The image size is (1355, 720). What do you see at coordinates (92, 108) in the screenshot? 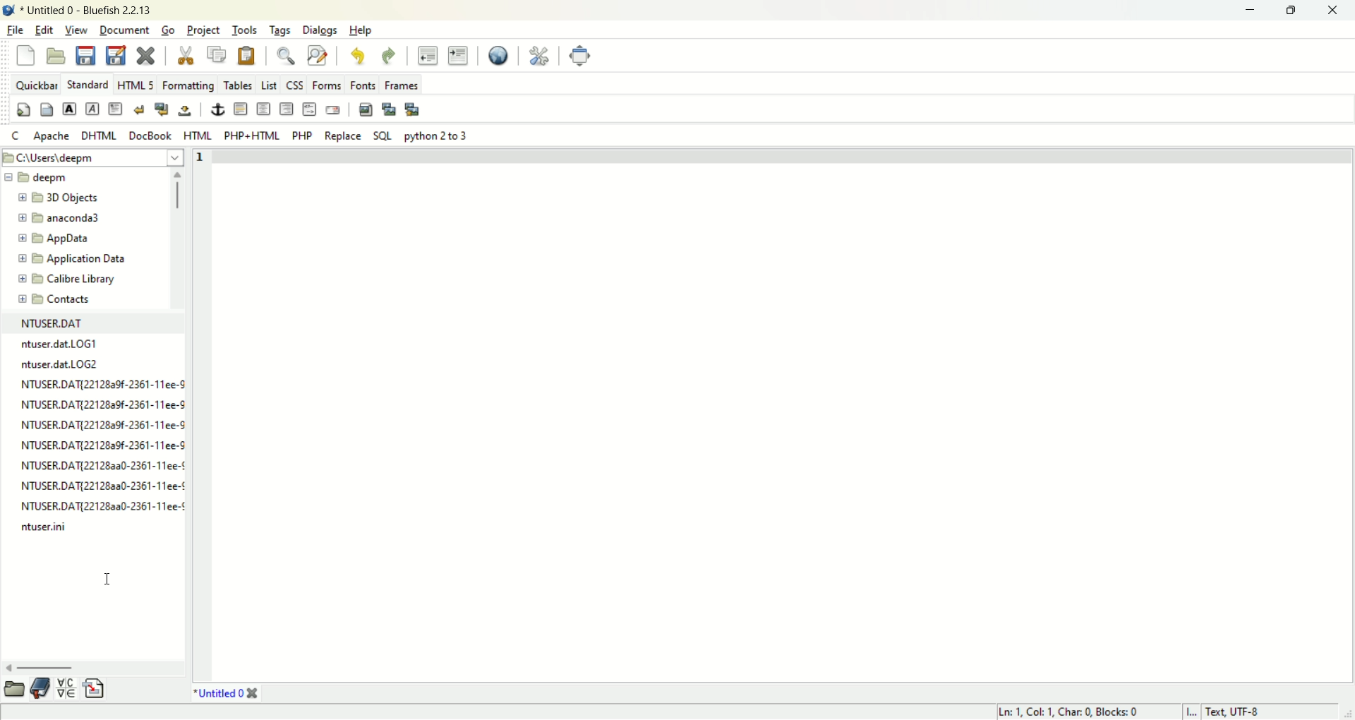
I see `emphasis` at bounding box center [92, 108].